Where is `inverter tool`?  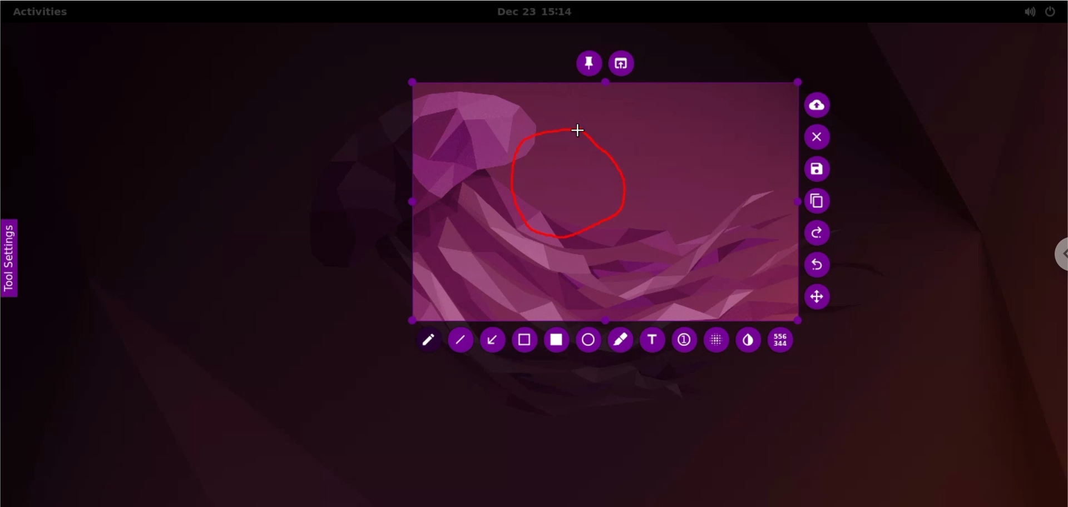 inverter tool is located at coordinates (746, 344).